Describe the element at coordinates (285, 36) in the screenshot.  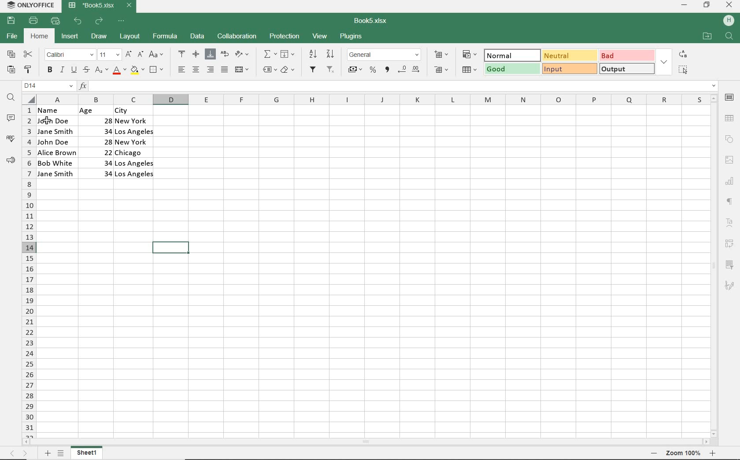
I see `PROTECTION` at that location.